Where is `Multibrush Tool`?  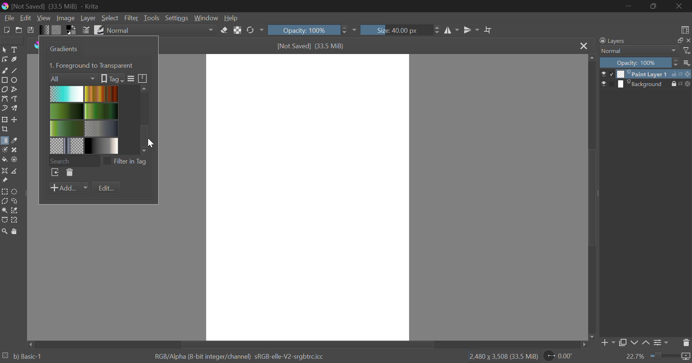
Multibrush Tool is located at coordinates (14, 109).